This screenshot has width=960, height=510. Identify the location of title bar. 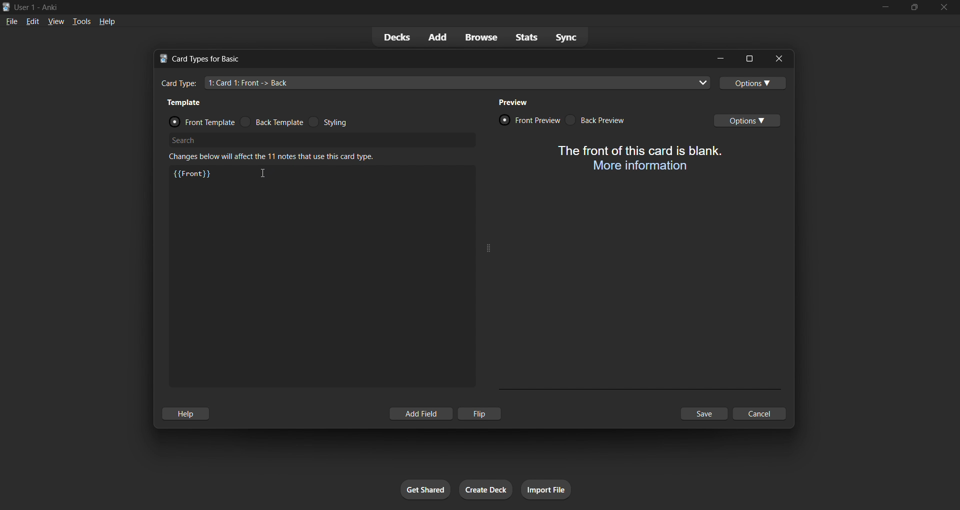
(420, 6).